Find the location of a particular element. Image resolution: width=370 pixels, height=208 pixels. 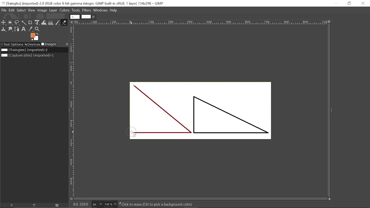

File is located at coordinates (4, 10).